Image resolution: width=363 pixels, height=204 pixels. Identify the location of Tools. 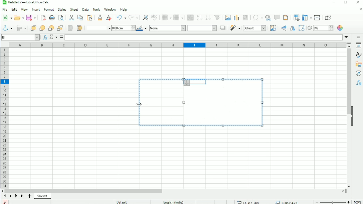
(96, 9).